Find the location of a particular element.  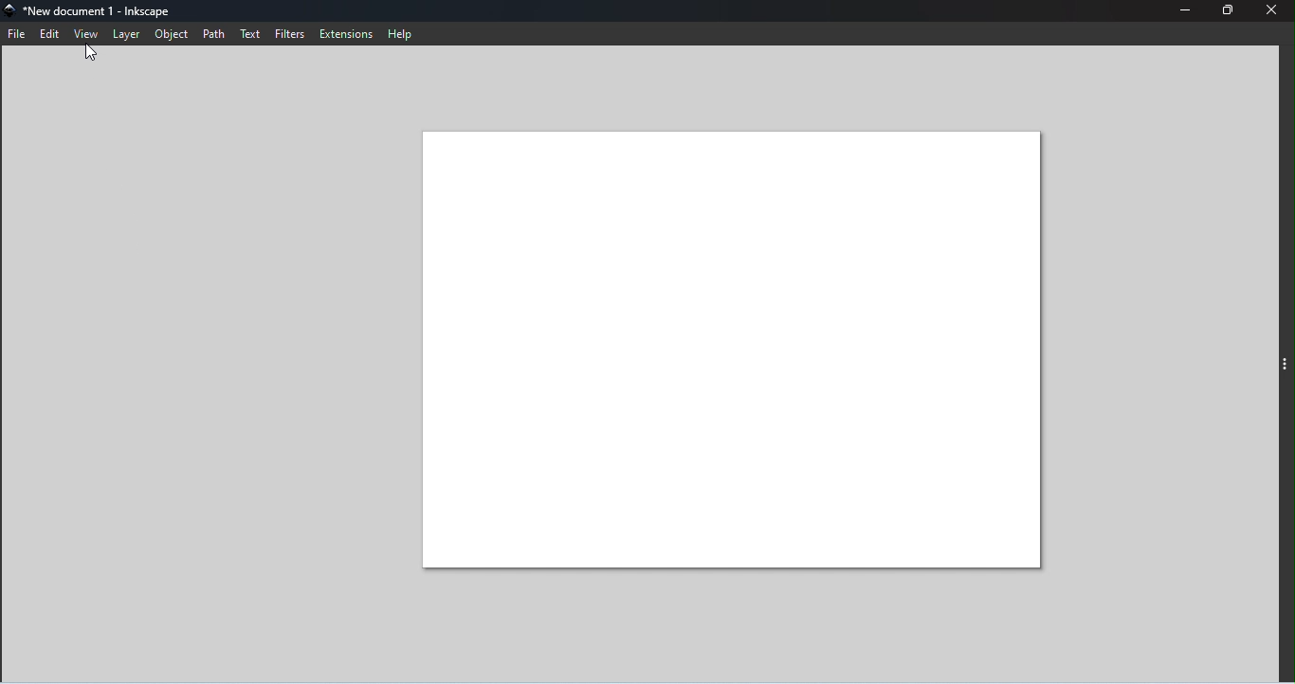

Extensions is located at coordinates (349, 34).